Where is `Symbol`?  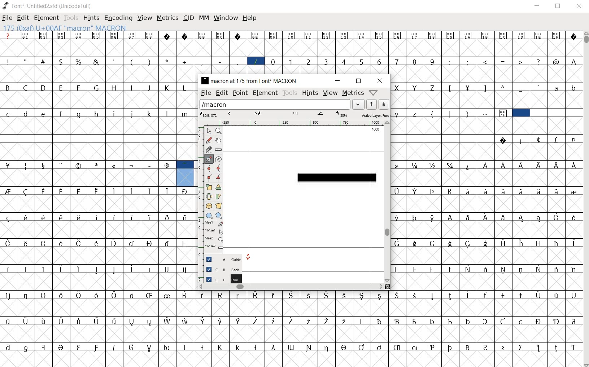 Symbol is located at coordinates (97, 270).